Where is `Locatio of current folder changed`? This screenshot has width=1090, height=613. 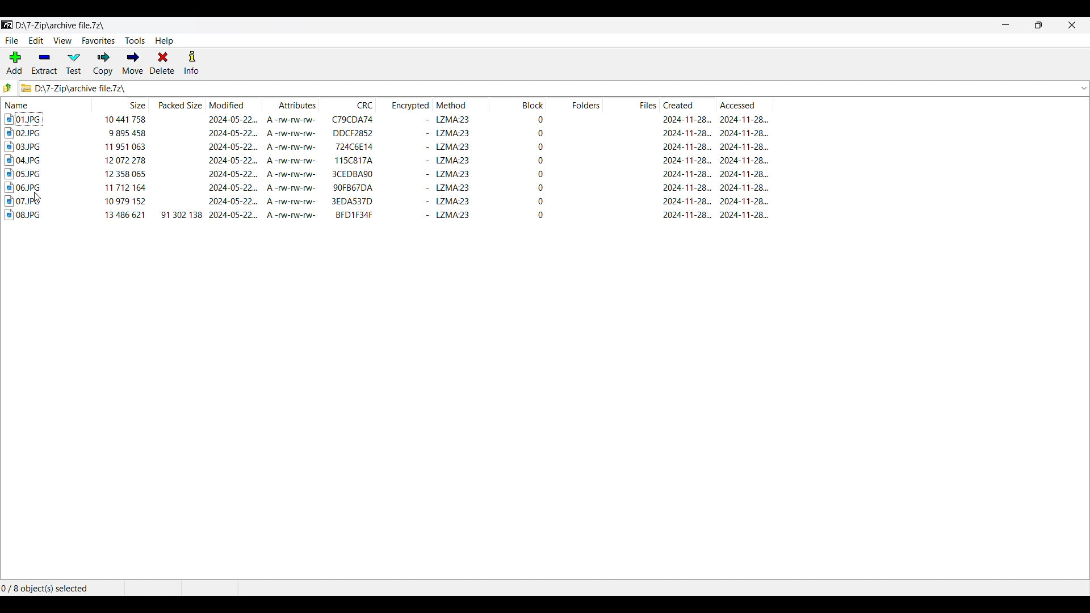 Locatio of current folder changed is located at coordinates (61, 25).